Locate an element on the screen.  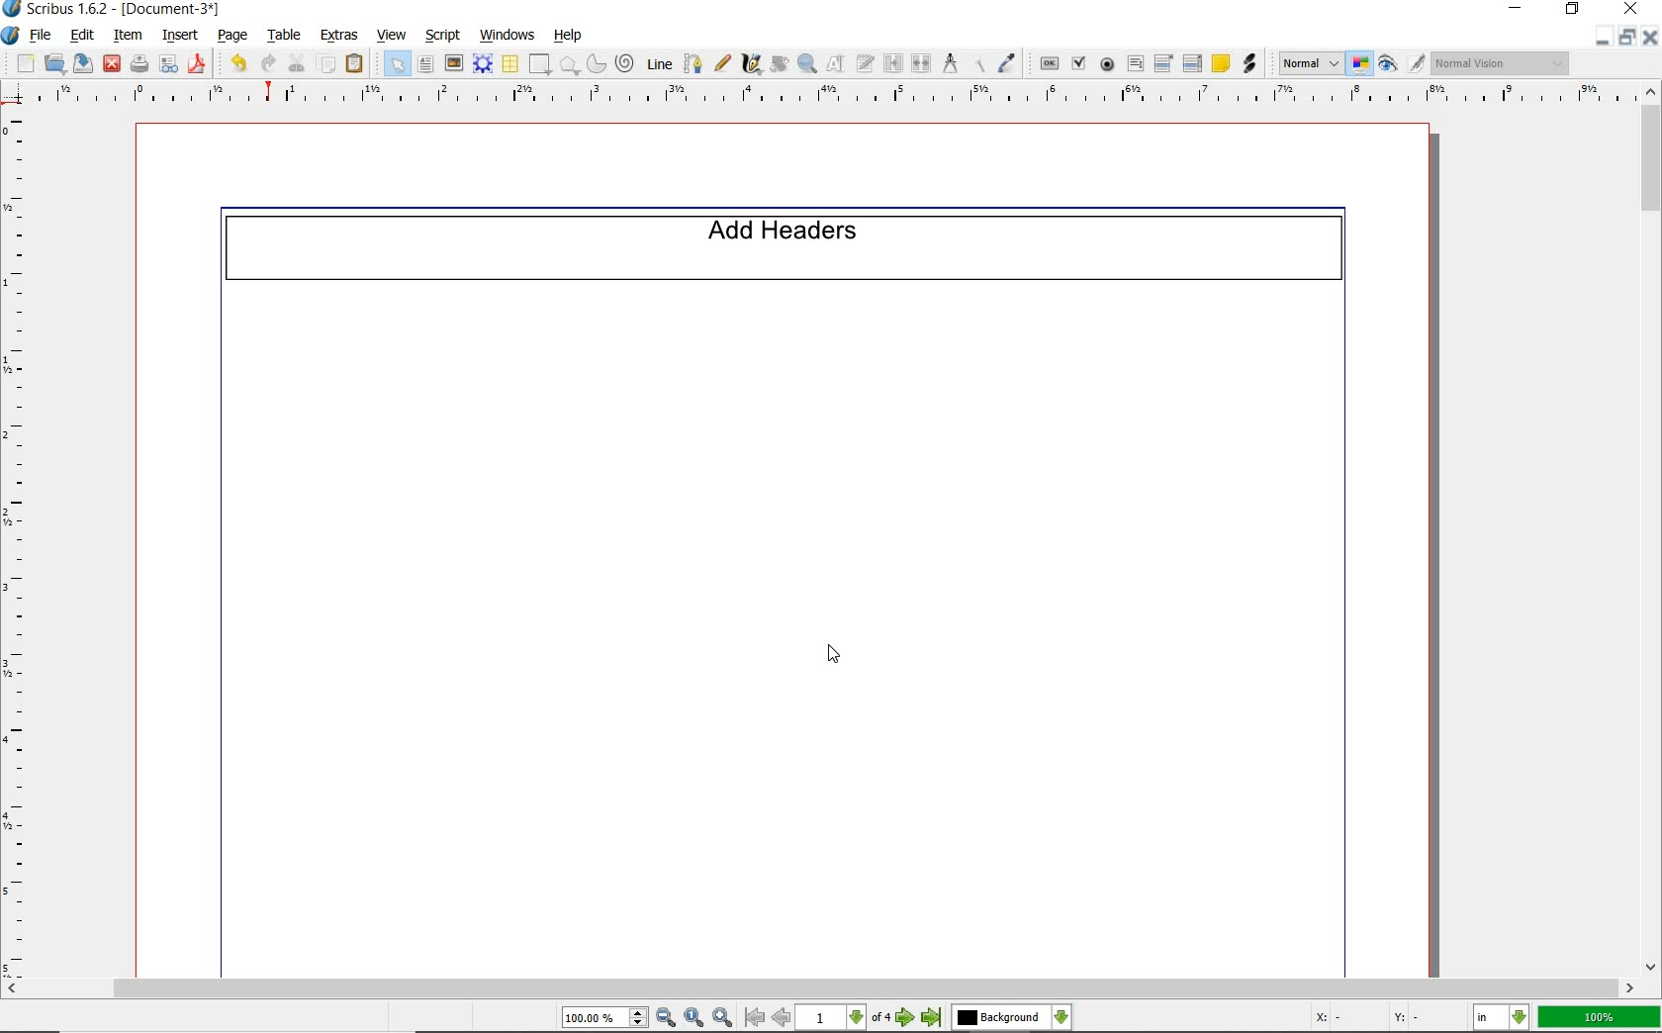
Ruler is located at coordinates (838, 97).